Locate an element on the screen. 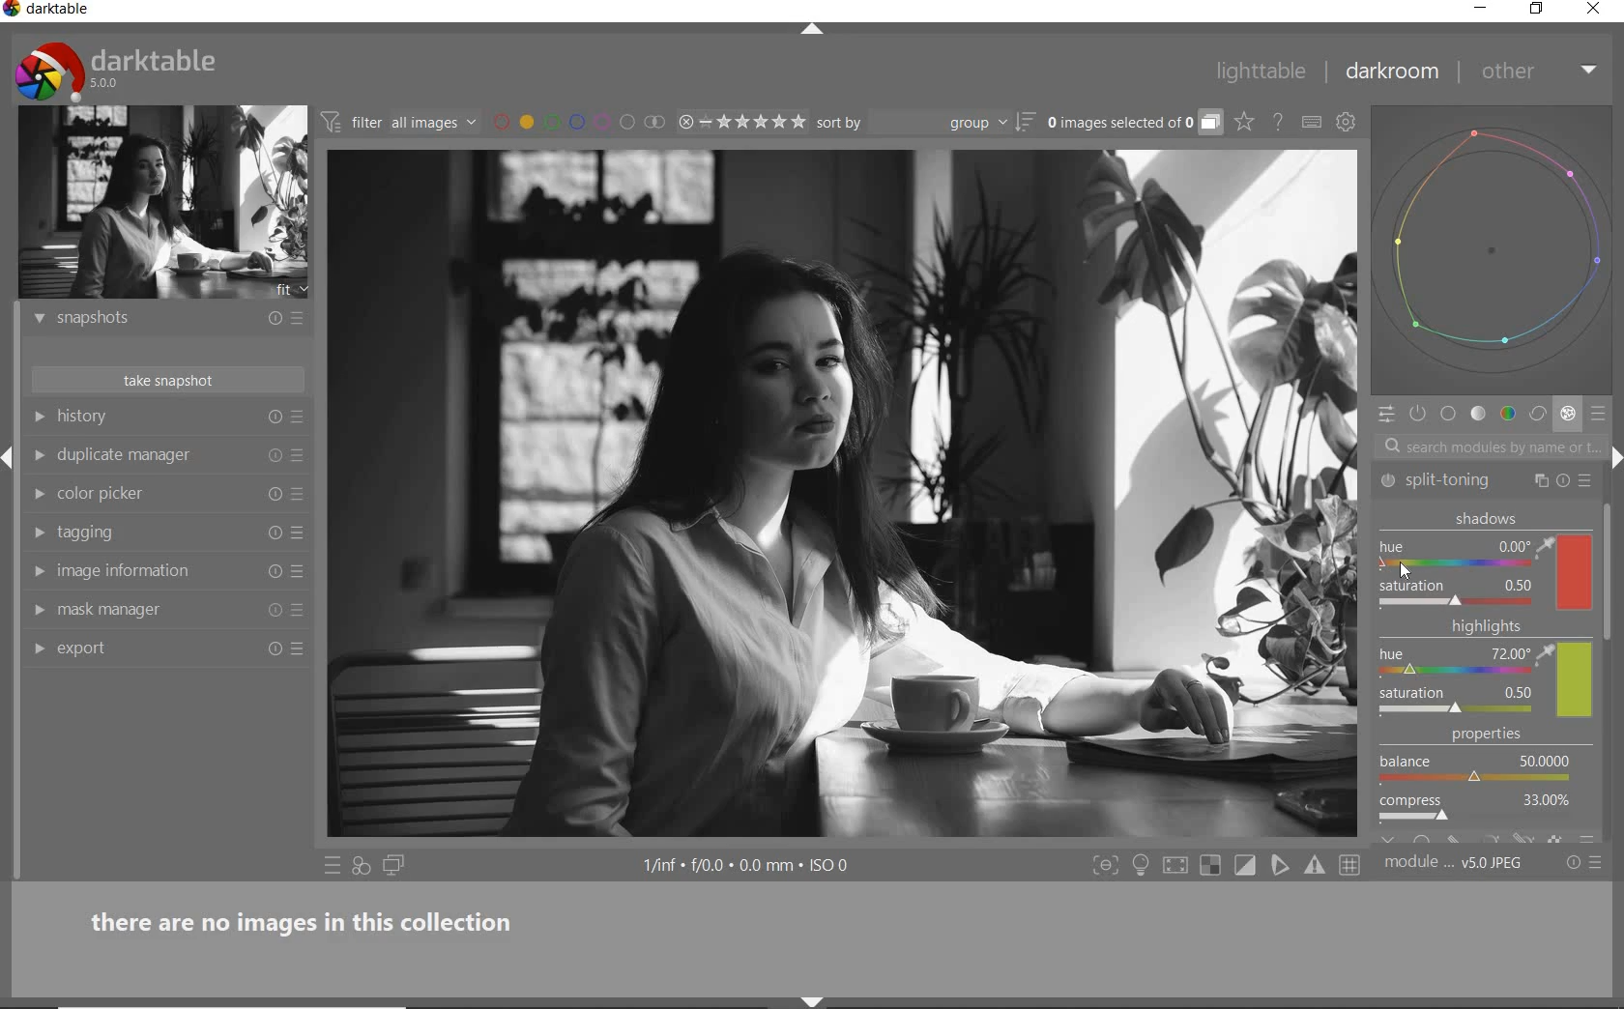  presets is located at coordinates (1601, 415).